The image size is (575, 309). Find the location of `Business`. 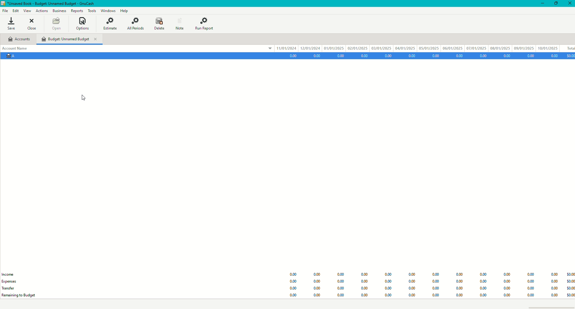

Business is located at coordinates (59, 10).